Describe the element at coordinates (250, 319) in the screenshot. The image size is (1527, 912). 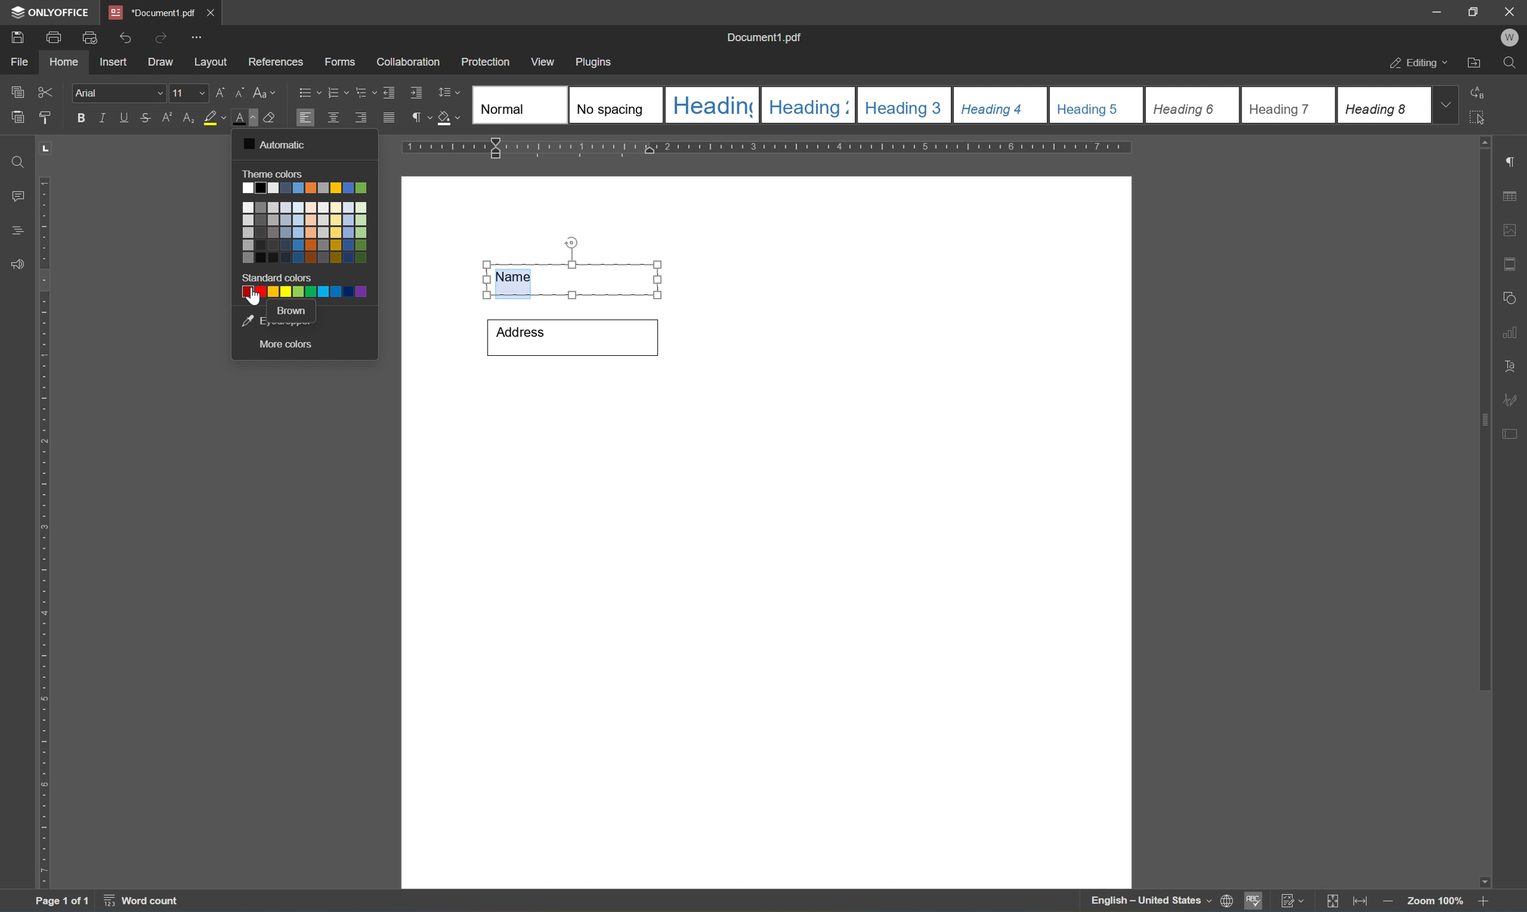
I see `eye dropper tool` at that location.